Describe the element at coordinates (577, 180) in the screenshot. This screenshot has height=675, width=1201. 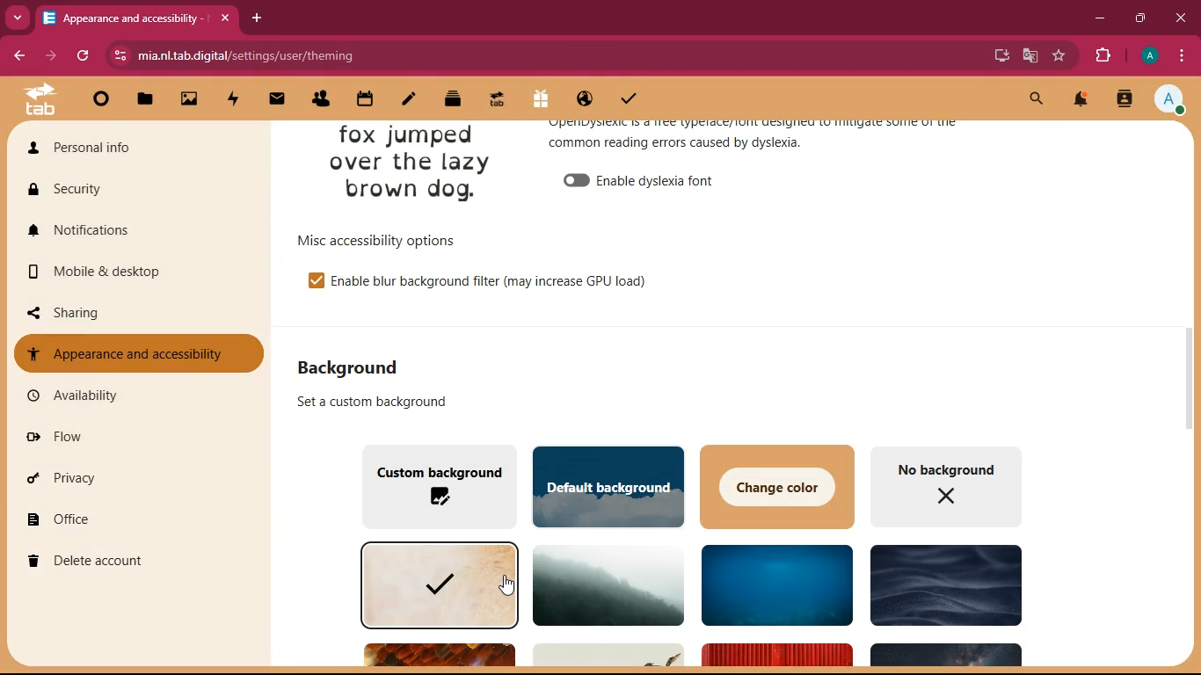
I see `off` at that location.